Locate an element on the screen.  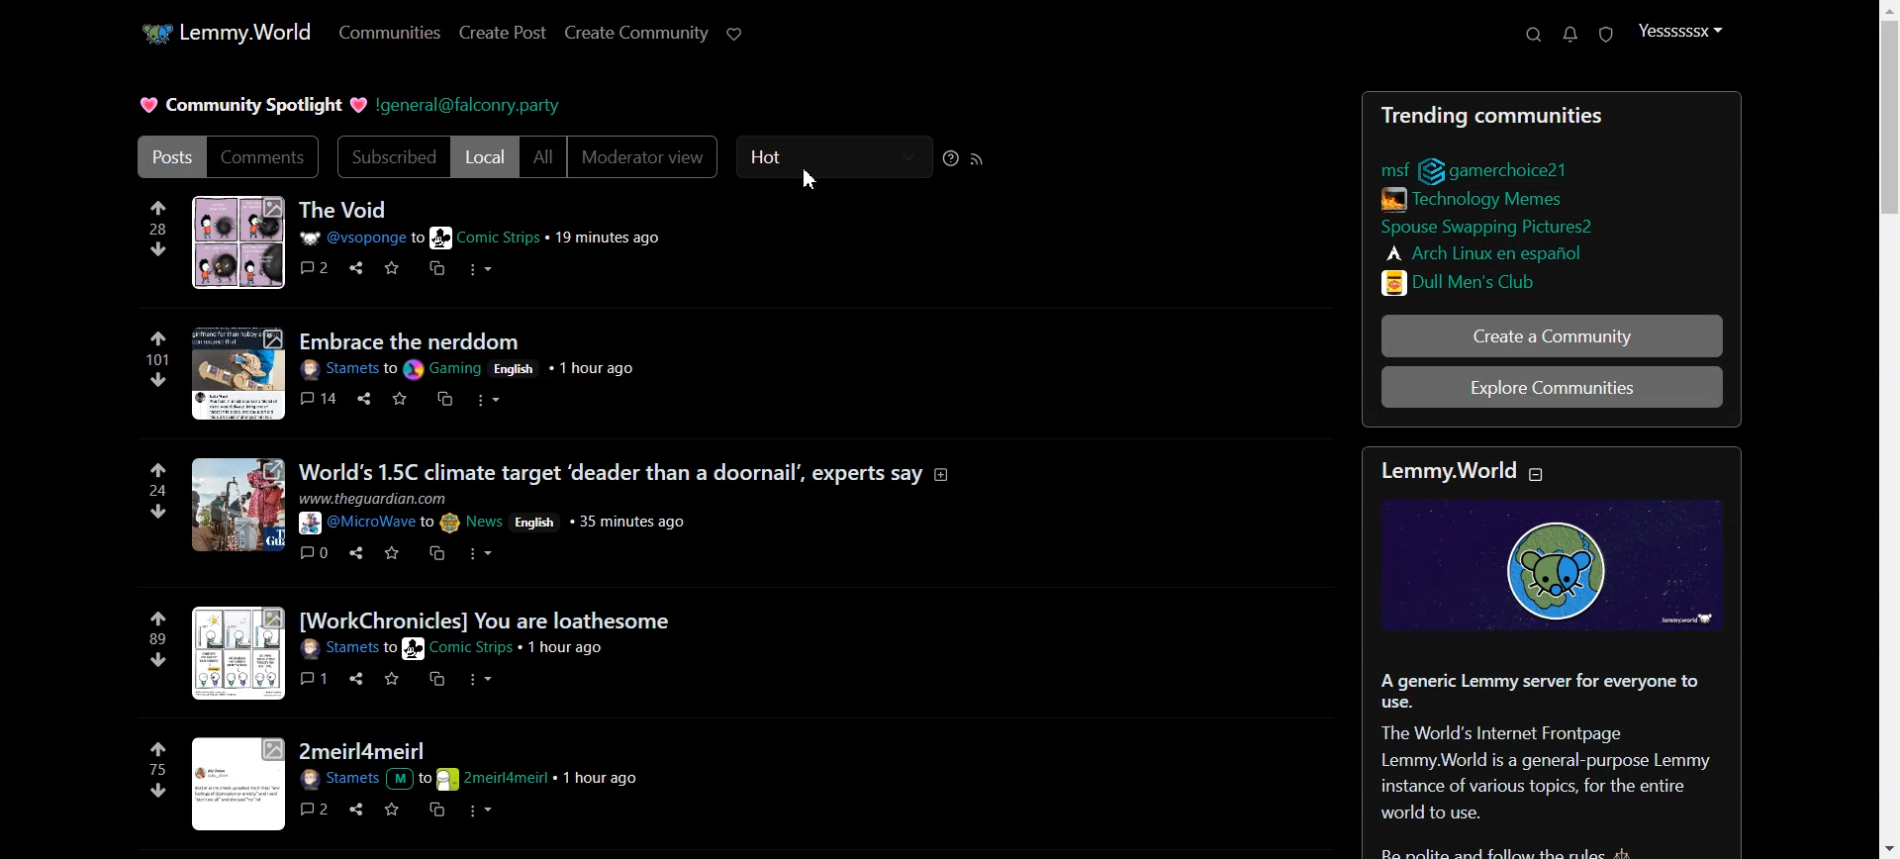
post details is located at coordinates (464, 370).